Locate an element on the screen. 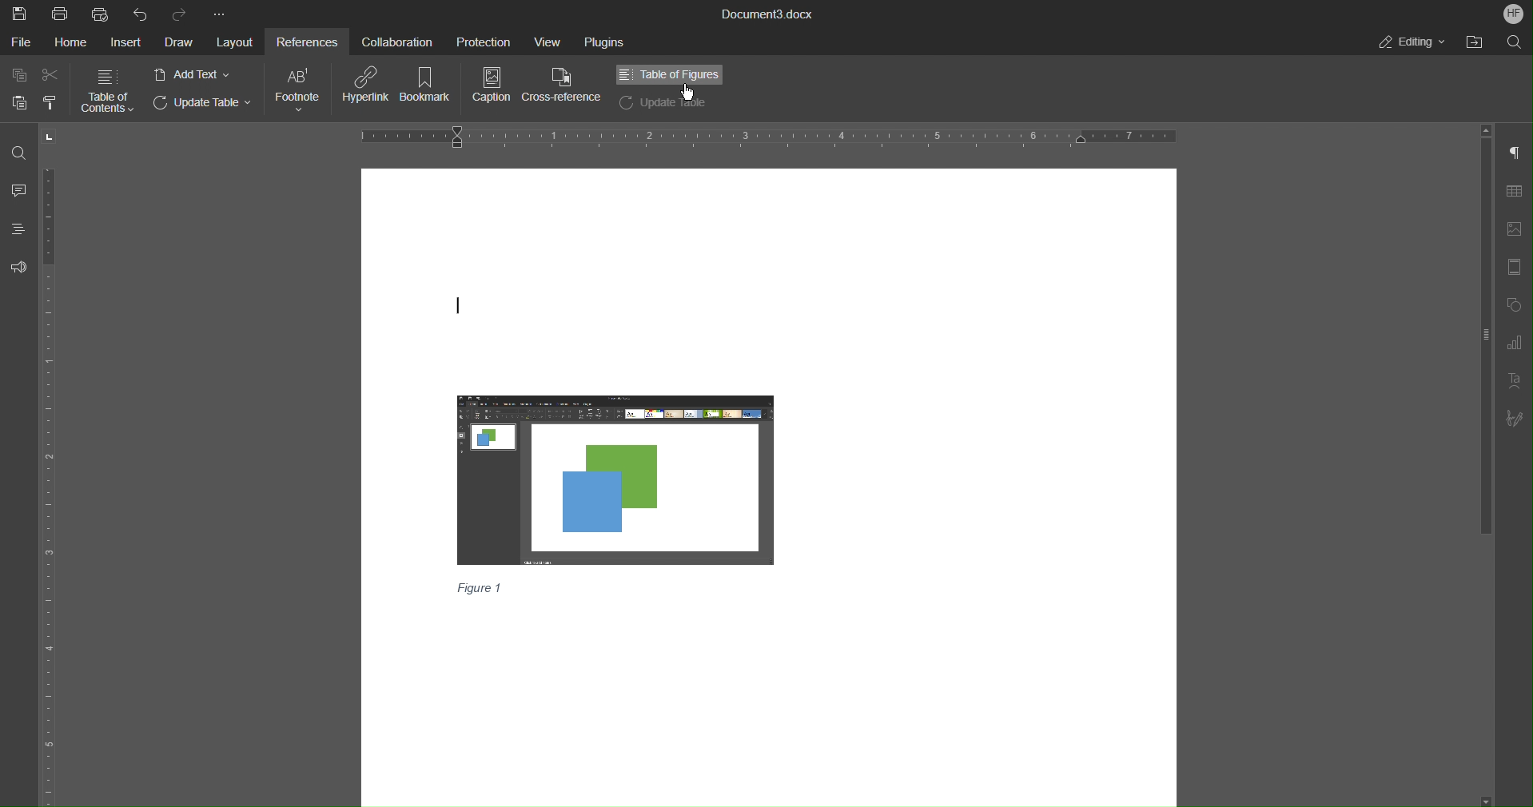  Image is located at coordinates (615, 483).